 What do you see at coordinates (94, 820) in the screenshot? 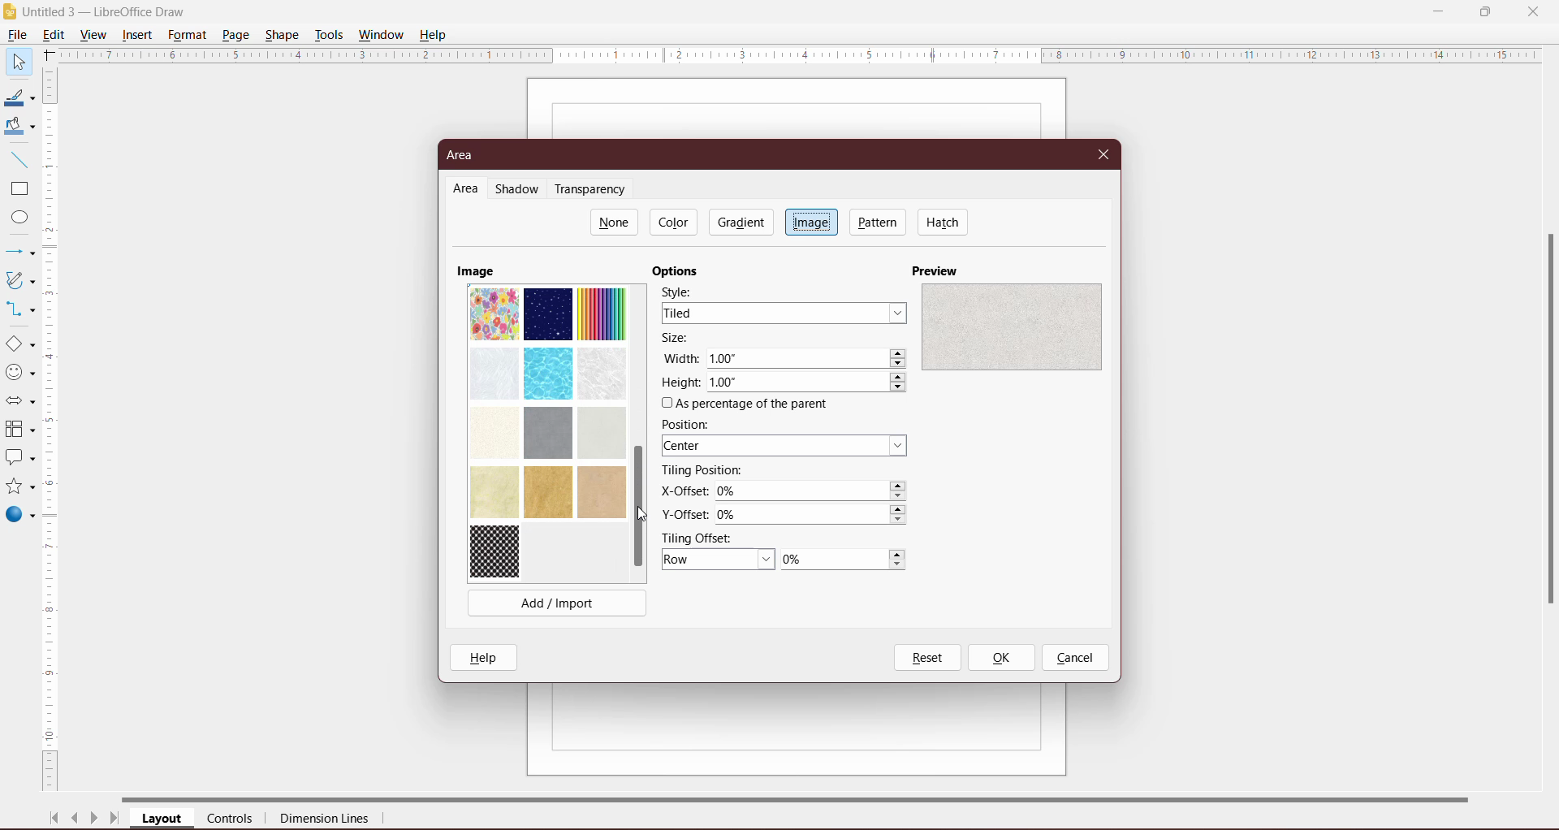
I see `Scroll to next page` at bounding box center [94, 820].